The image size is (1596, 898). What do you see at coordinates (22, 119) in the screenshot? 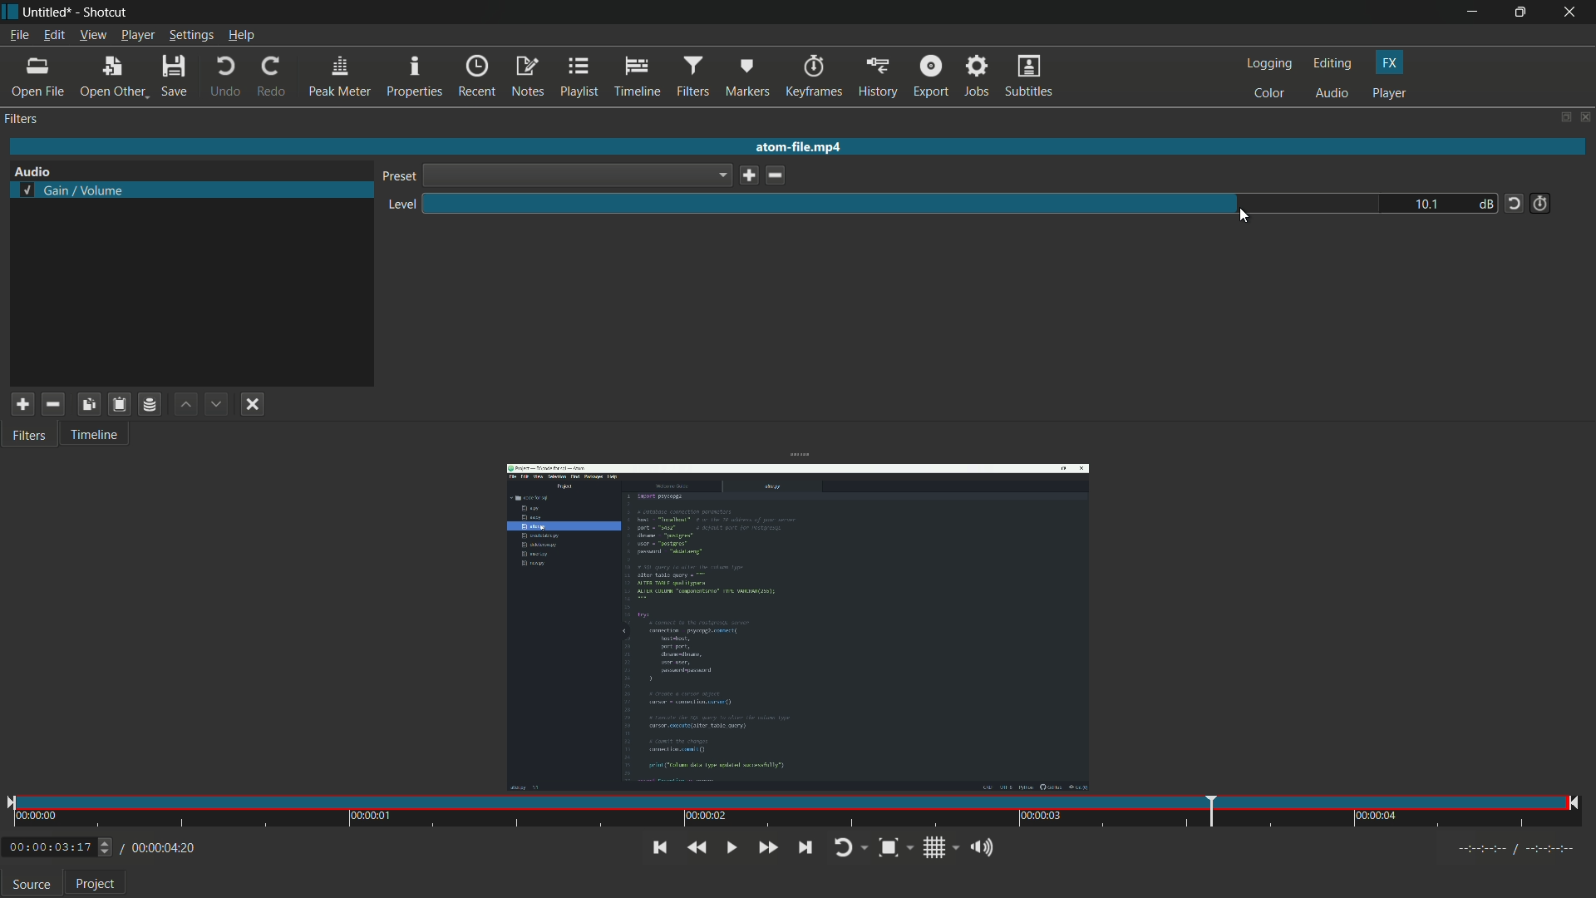
I see `filter` at bounding box center [22, 119].